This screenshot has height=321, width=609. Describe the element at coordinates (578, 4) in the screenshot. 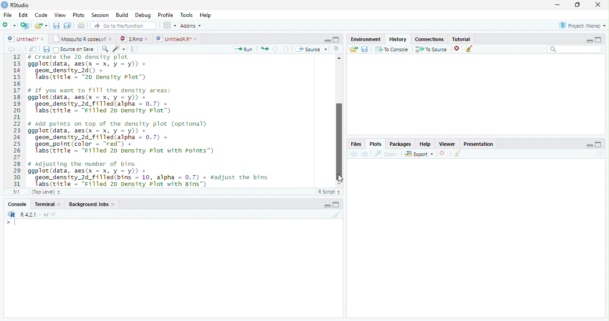

I see `maximize` at that location.